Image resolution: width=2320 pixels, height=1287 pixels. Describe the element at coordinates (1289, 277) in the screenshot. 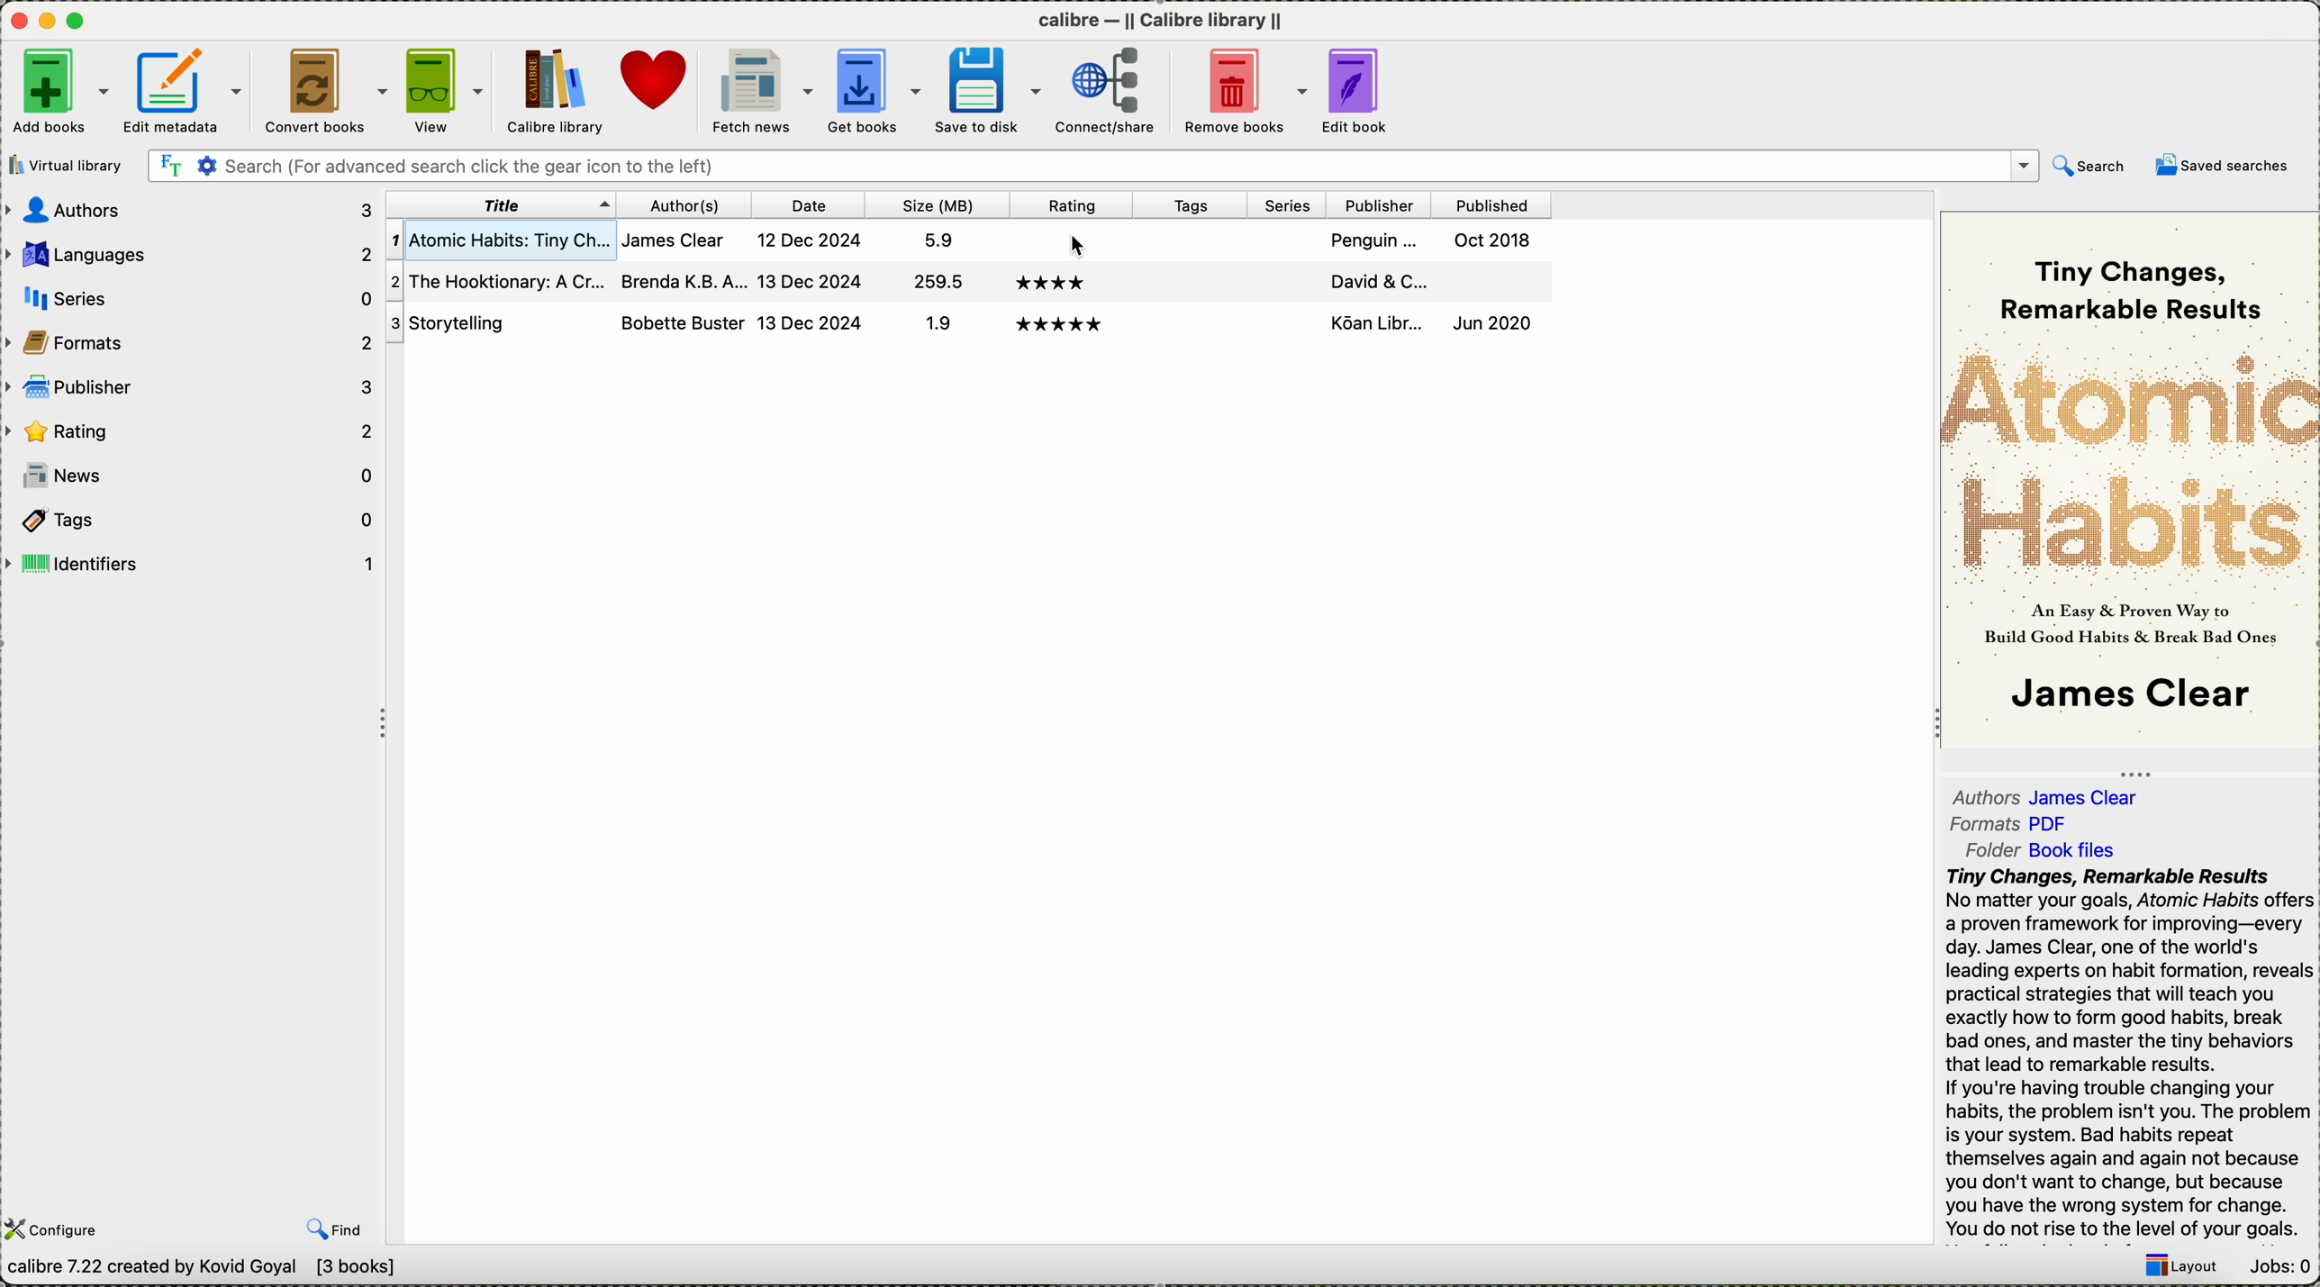

I see `series` at that location.